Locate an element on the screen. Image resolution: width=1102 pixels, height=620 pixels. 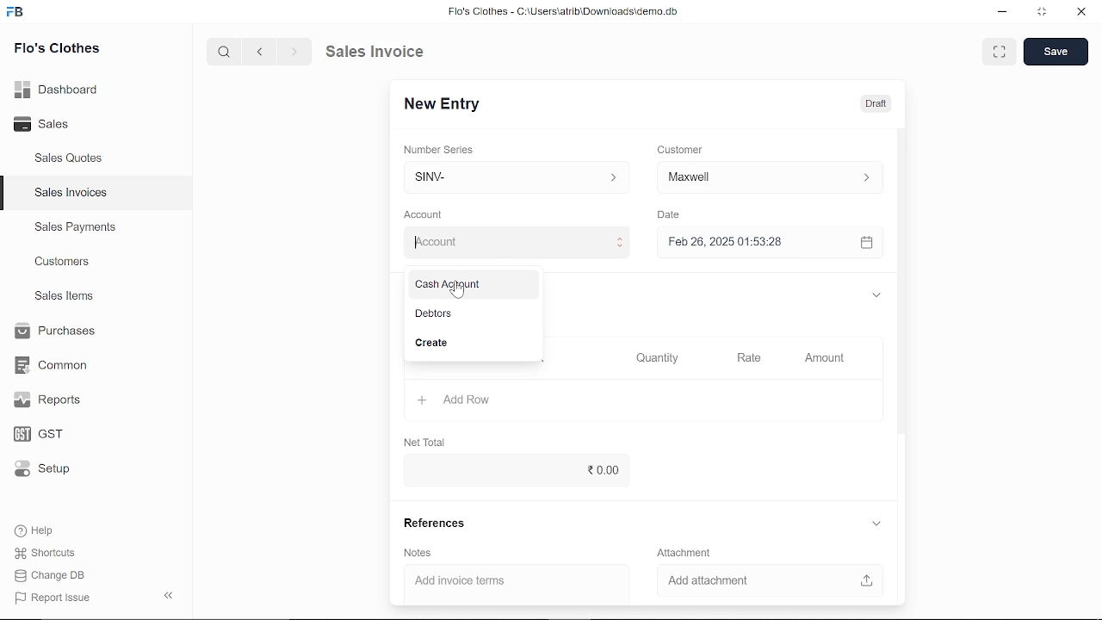
Account is located at coordinates (428, 215).